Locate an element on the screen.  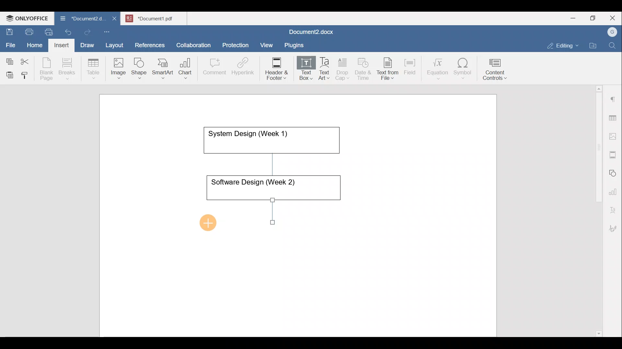
Content controls is located at coordinates (496, 71).